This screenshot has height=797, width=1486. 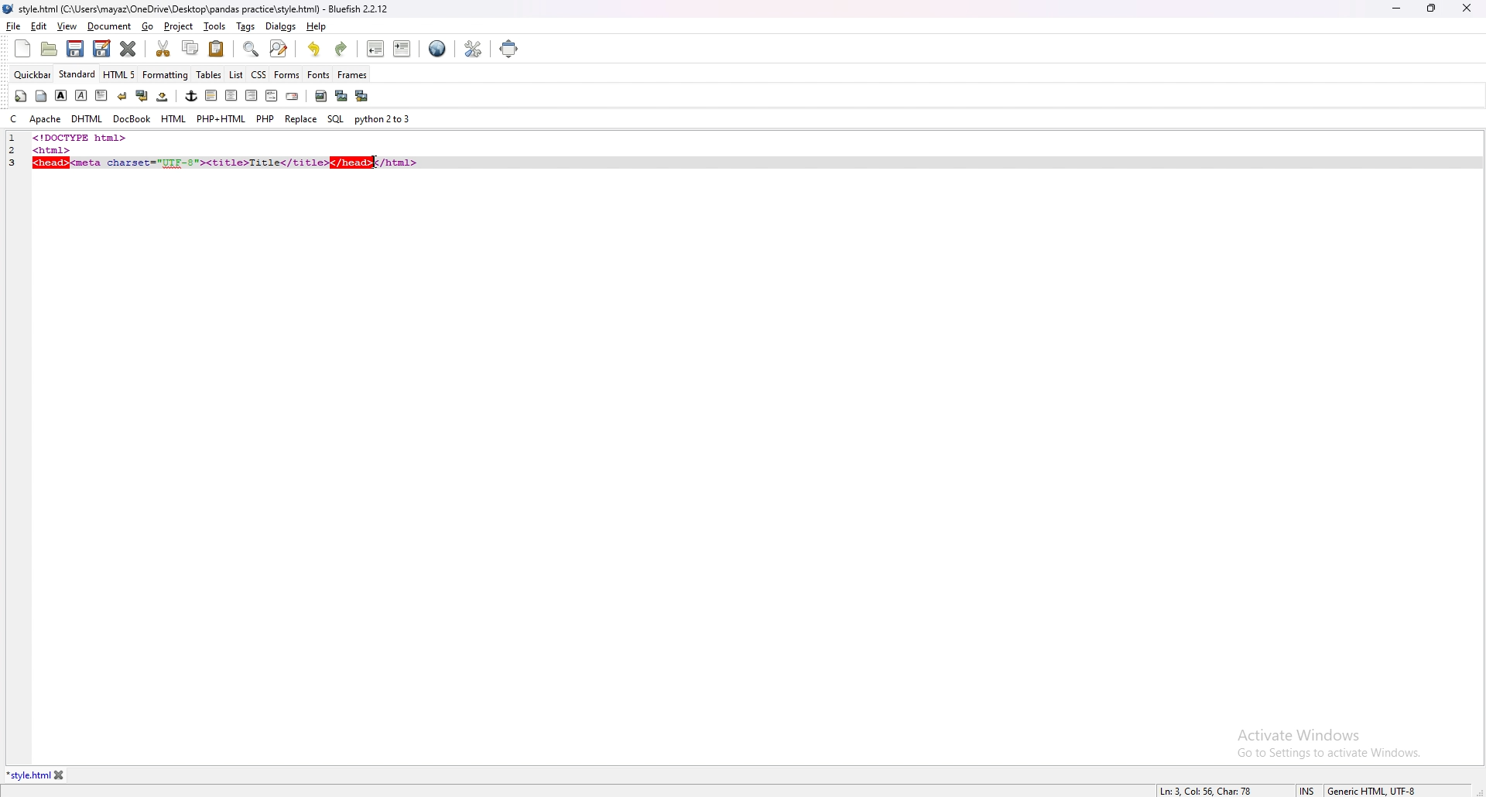 What do you see at coordinates (165, 48) in the screenshot?
I see `cut` at bounding box center [165, 48].